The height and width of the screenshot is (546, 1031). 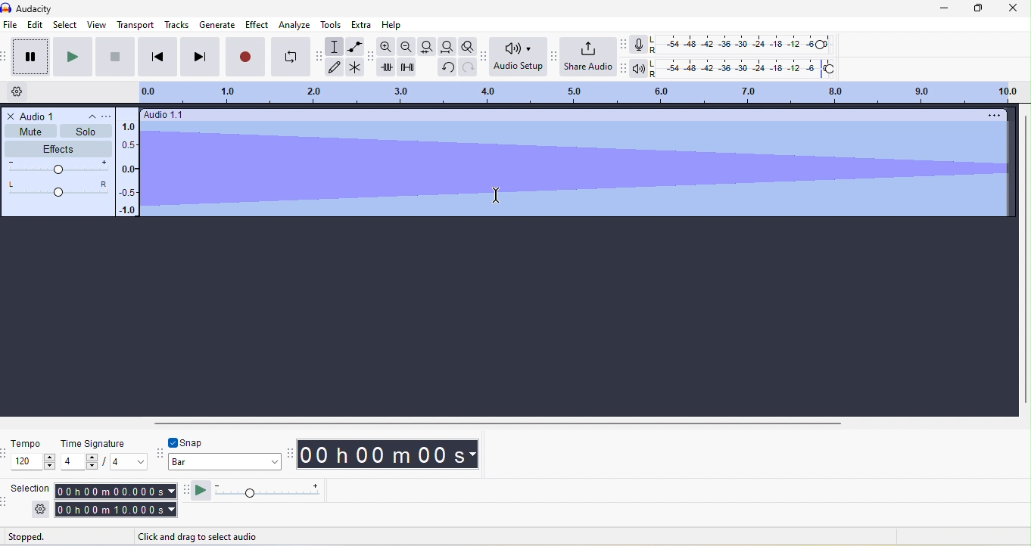 I want to click on selection, so click(x=30, y=488).